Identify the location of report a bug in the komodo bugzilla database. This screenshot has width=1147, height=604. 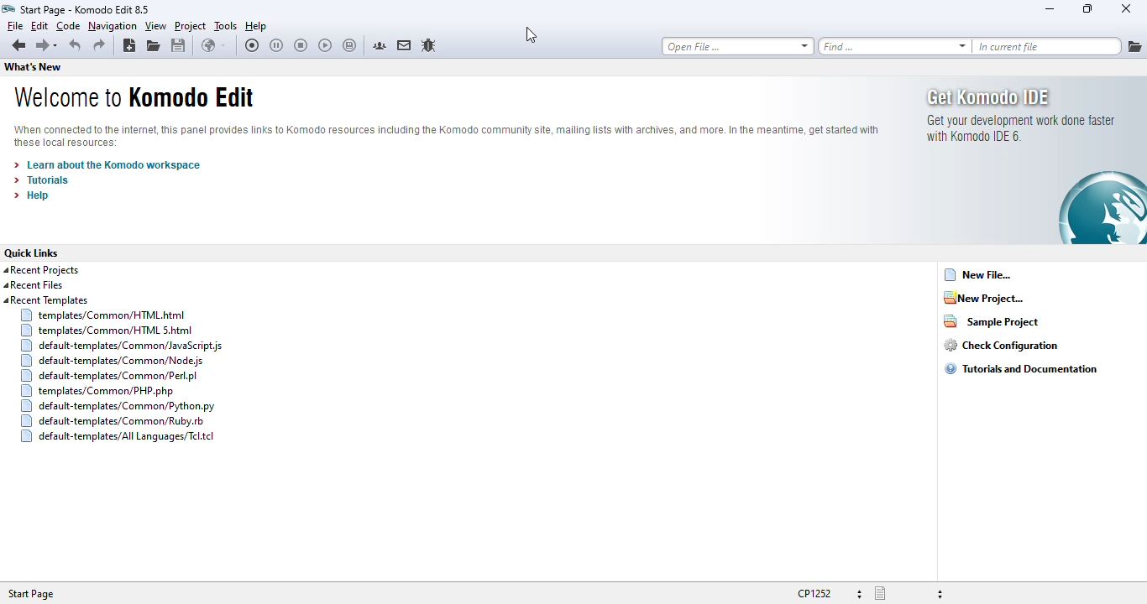
(428, 45).